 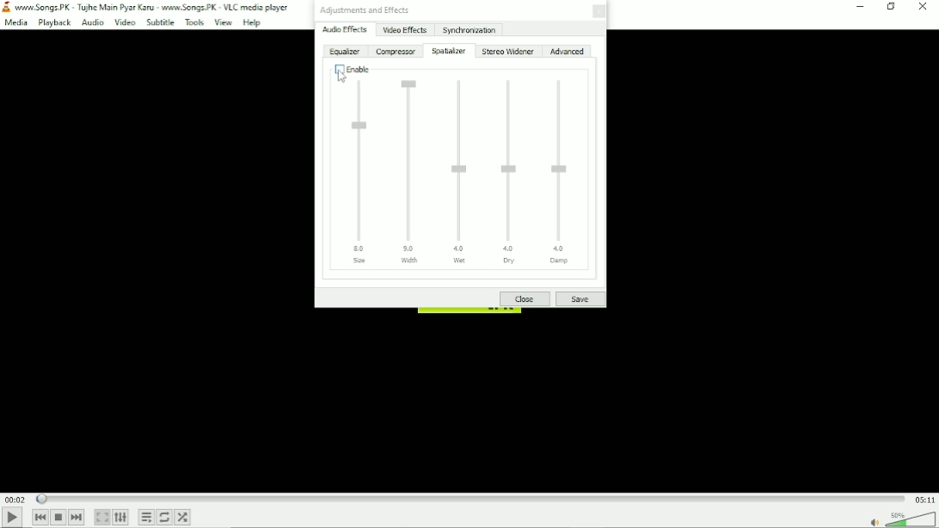 I want to click on Audio effects, so click(x=345, y=30).